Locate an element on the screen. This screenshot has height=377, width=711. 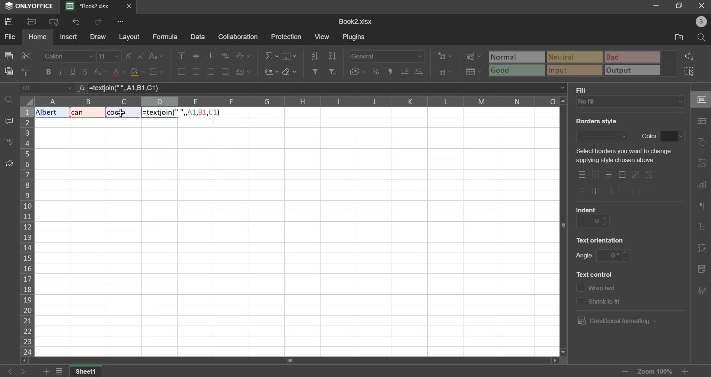
=textjoin(" ", A1, B1, C1) is located at coordinates (328, 88).